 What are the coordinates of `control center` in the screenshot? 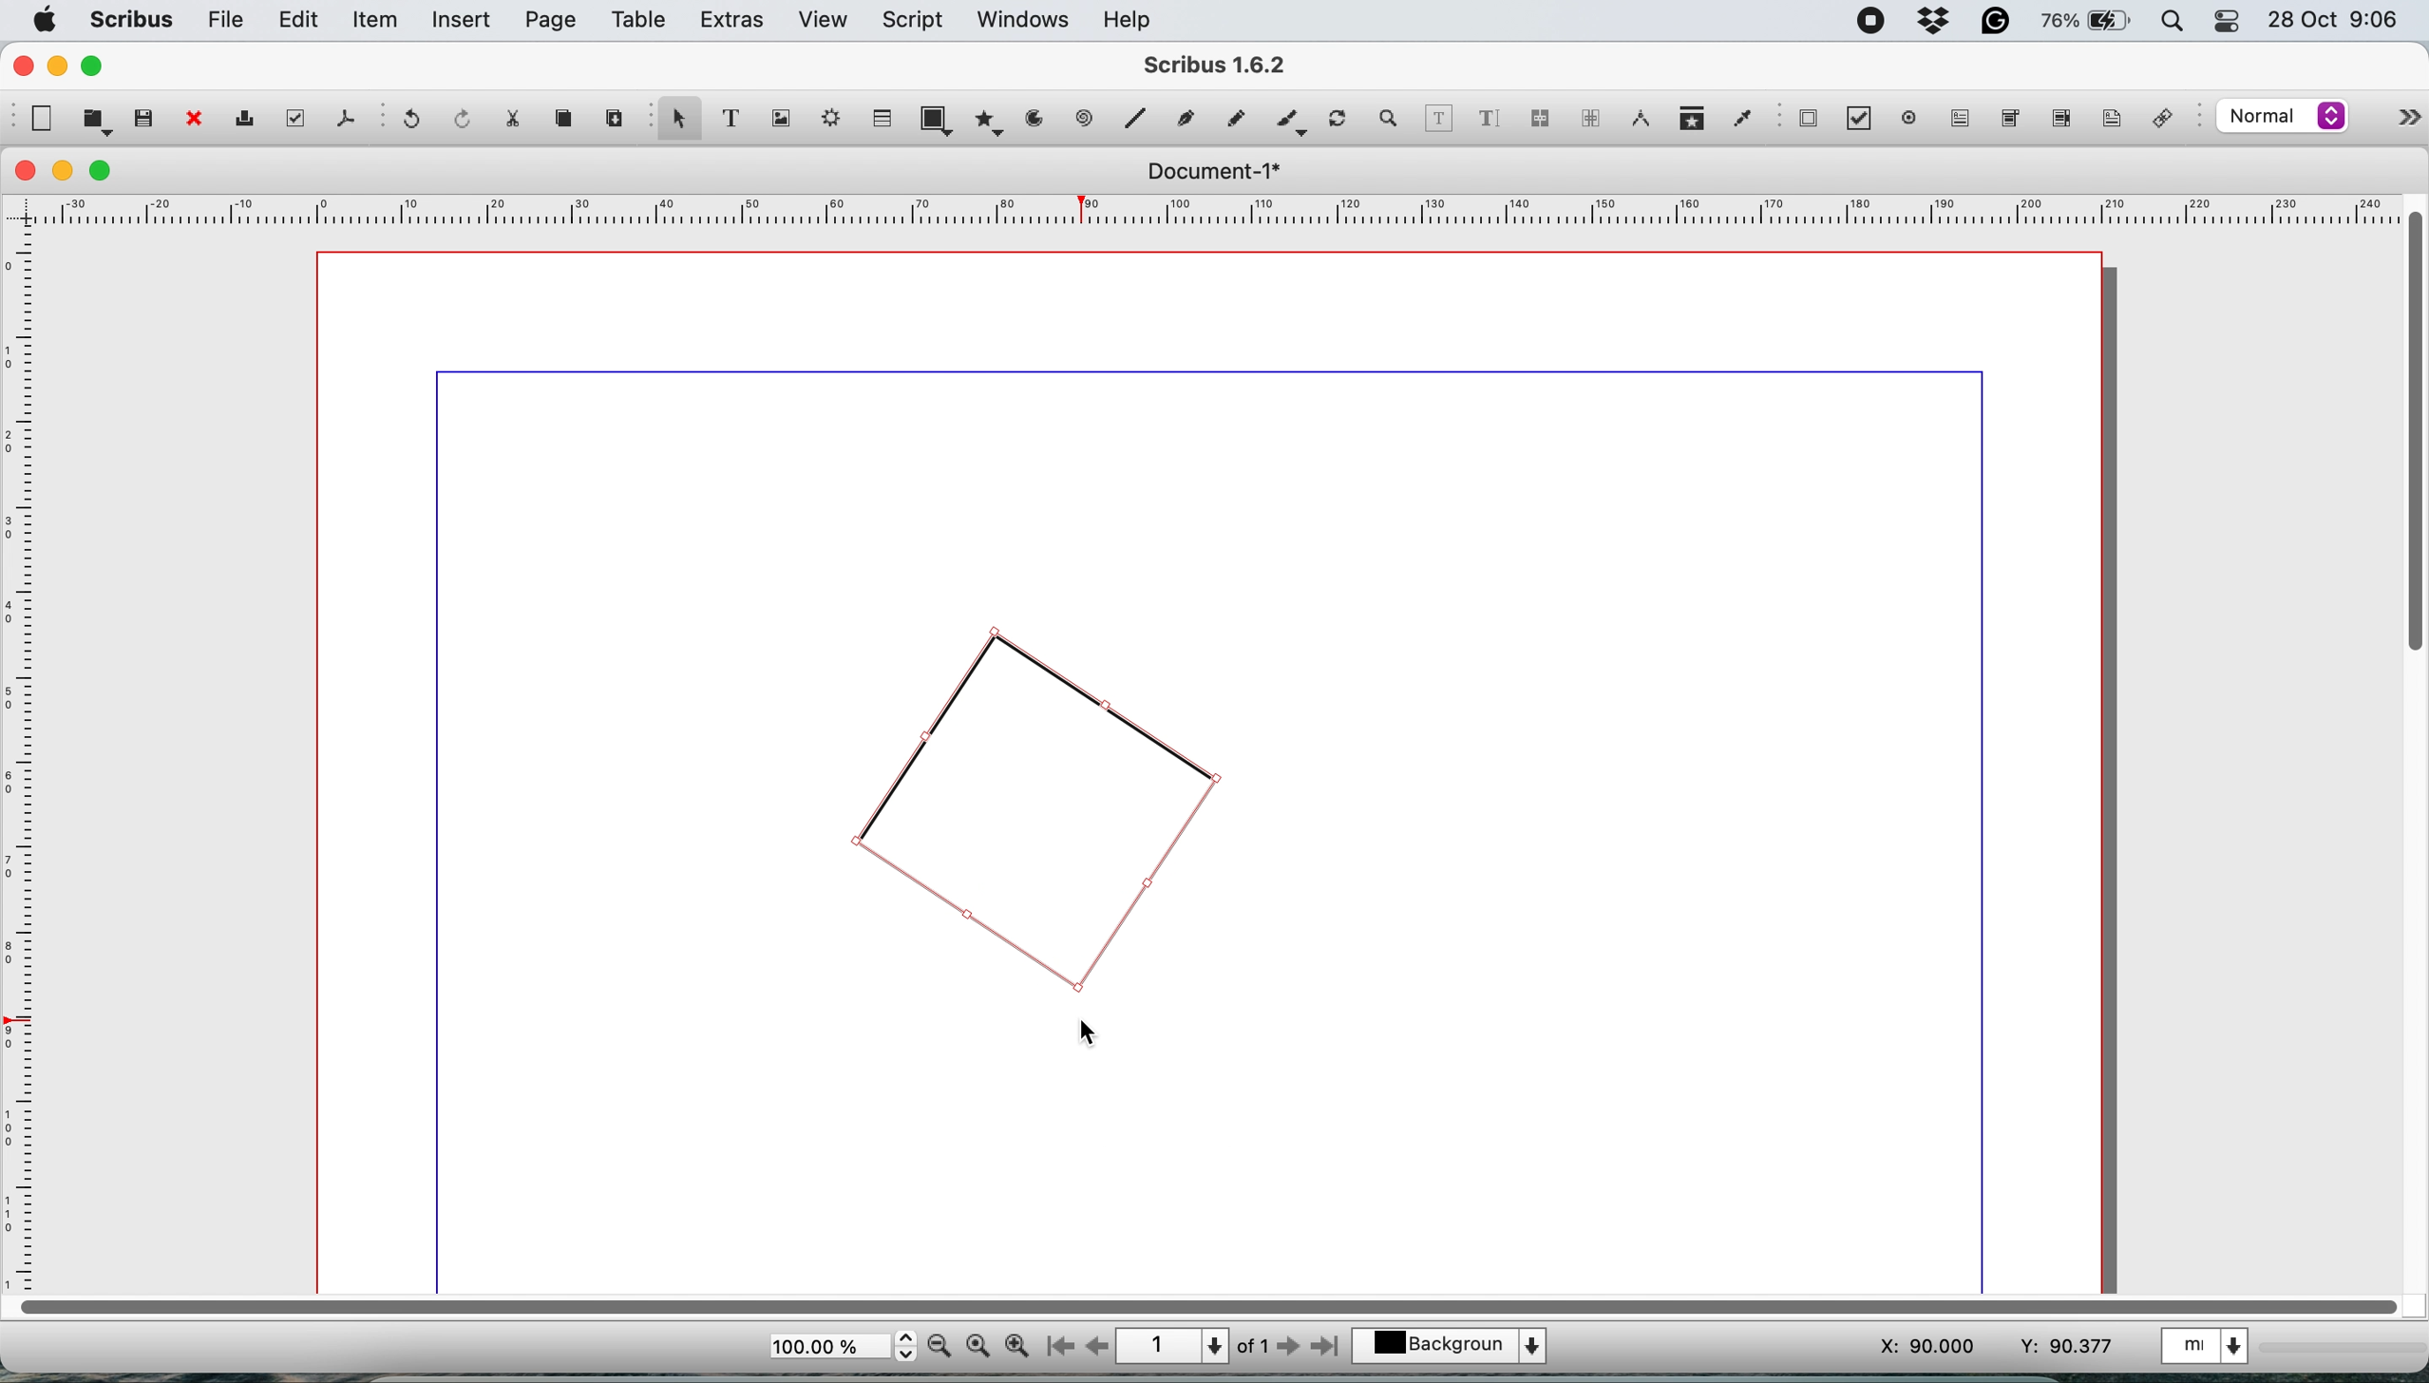 It's located at (2225, 23).